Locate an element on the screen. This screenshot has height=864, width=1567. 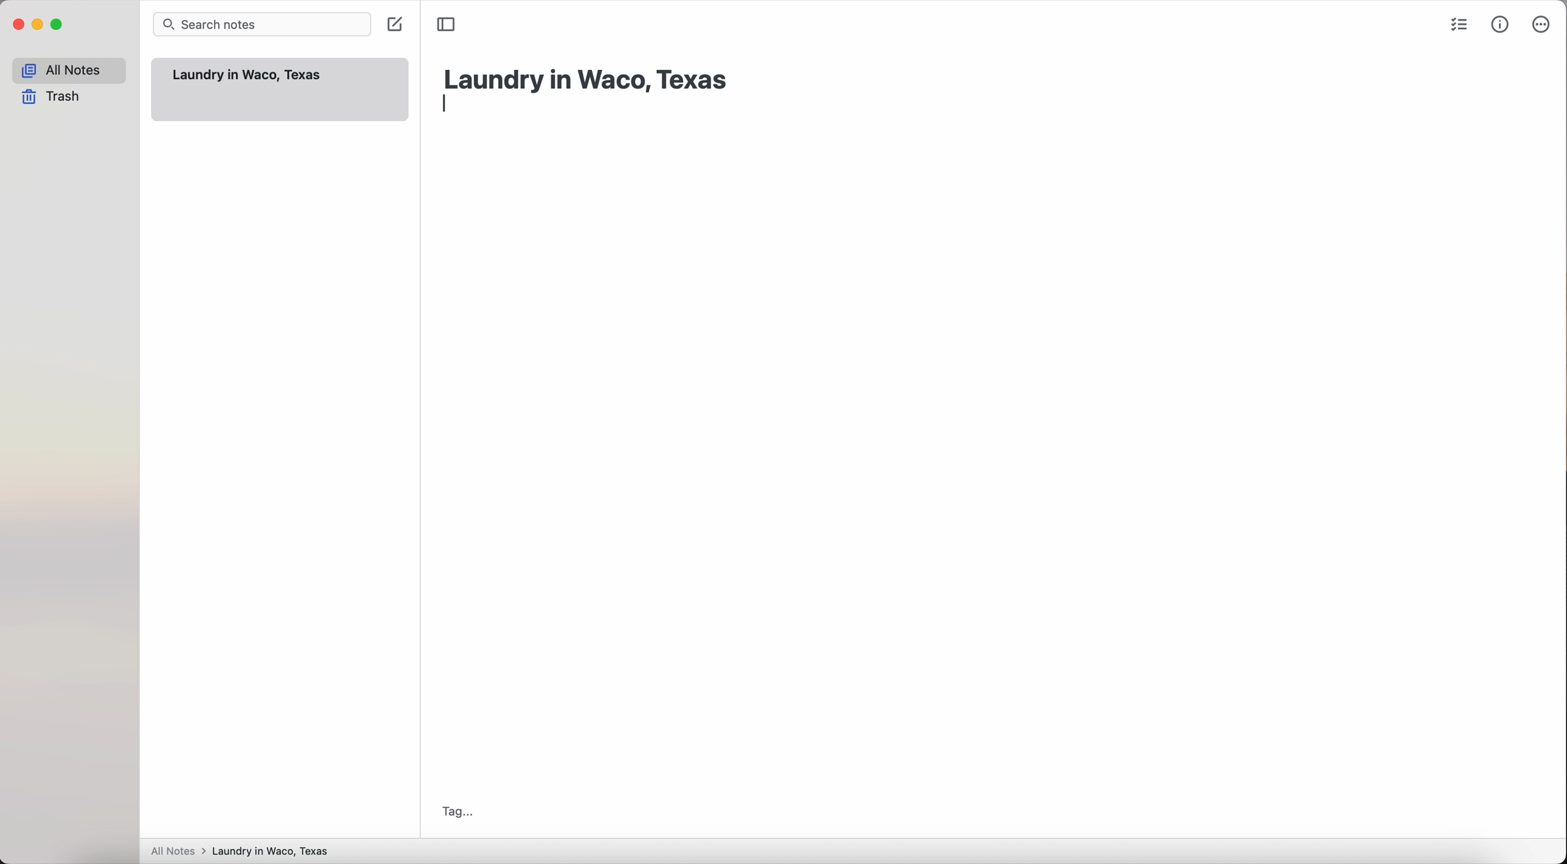
all notes is located at coordinates (69, 71).